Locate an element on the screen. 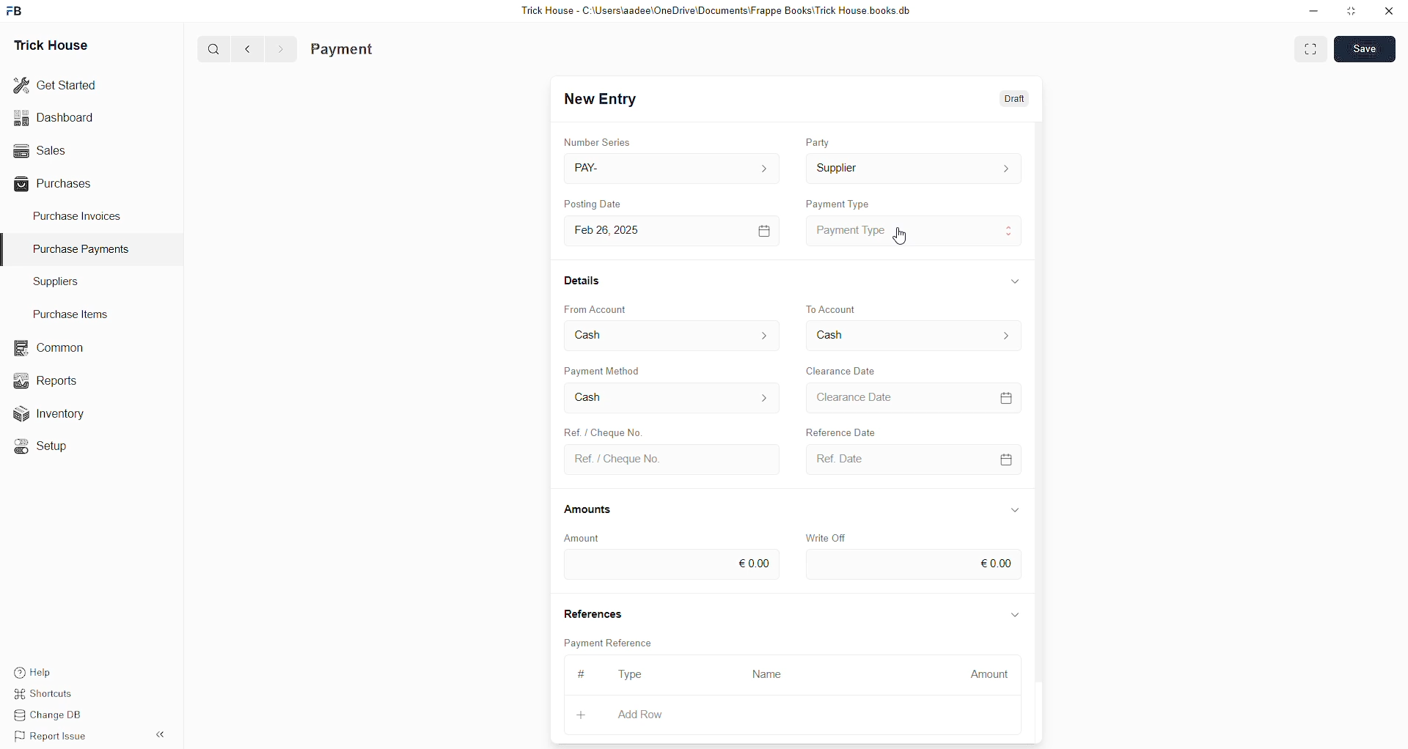  Ref. Date is located at coordinates (909, 459).